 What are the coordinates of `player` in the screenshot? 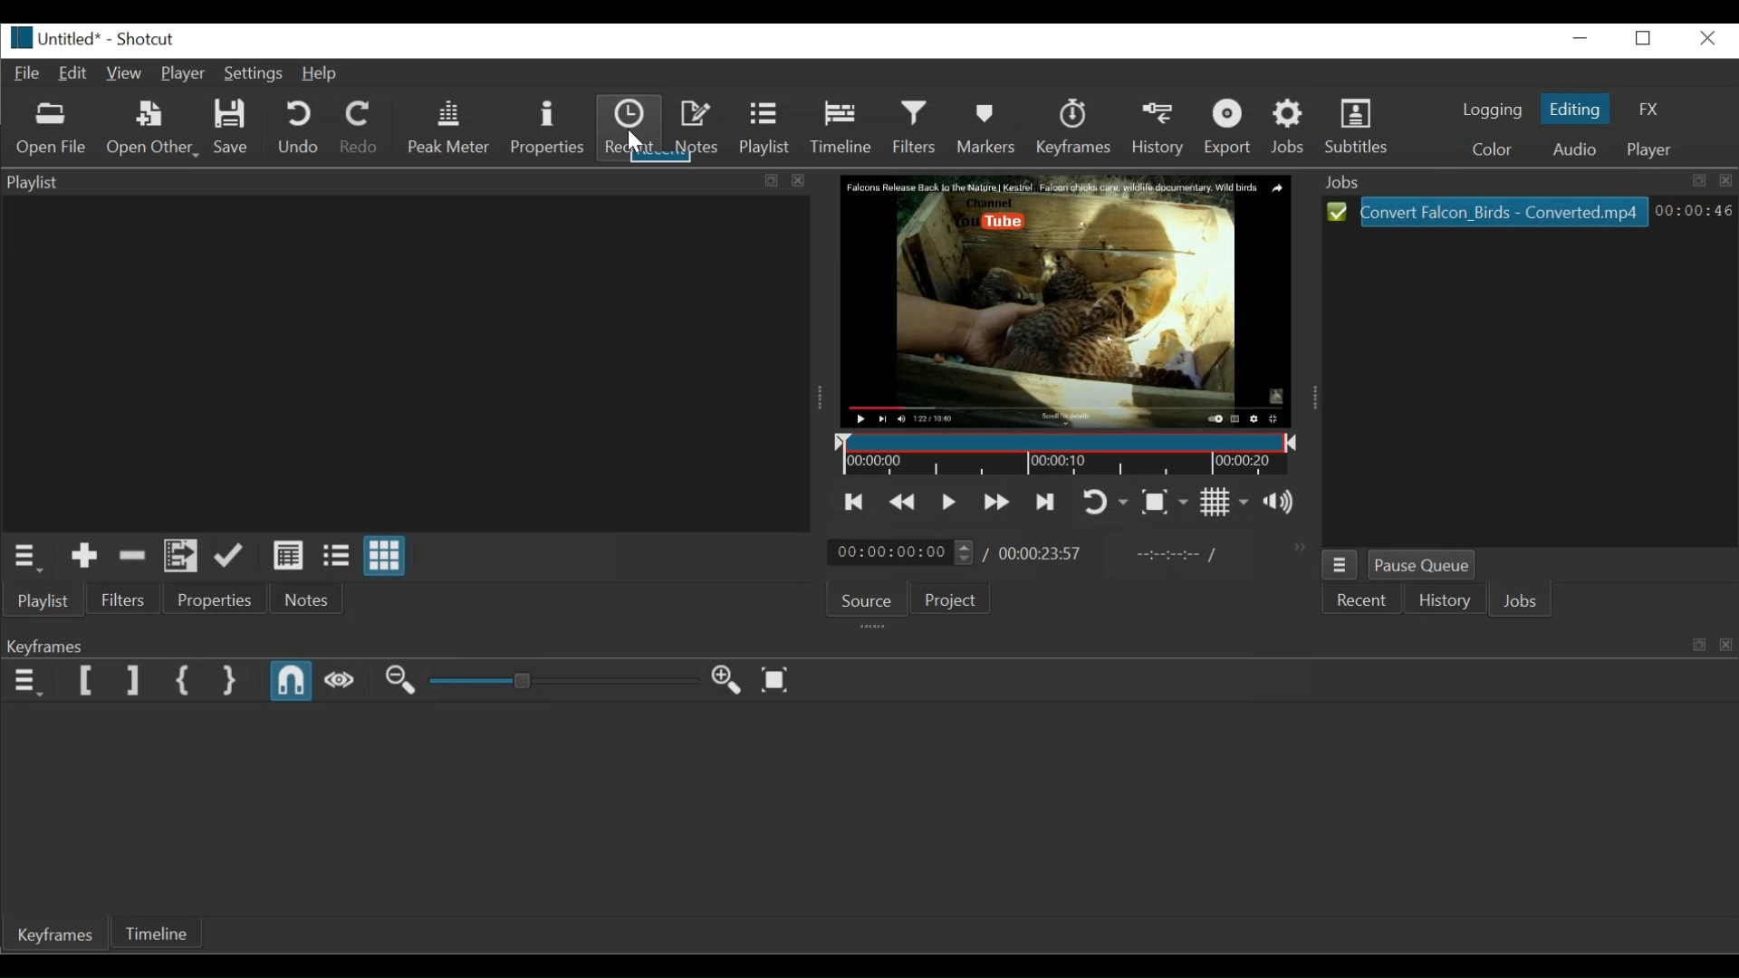 It's located at (1654, 151).